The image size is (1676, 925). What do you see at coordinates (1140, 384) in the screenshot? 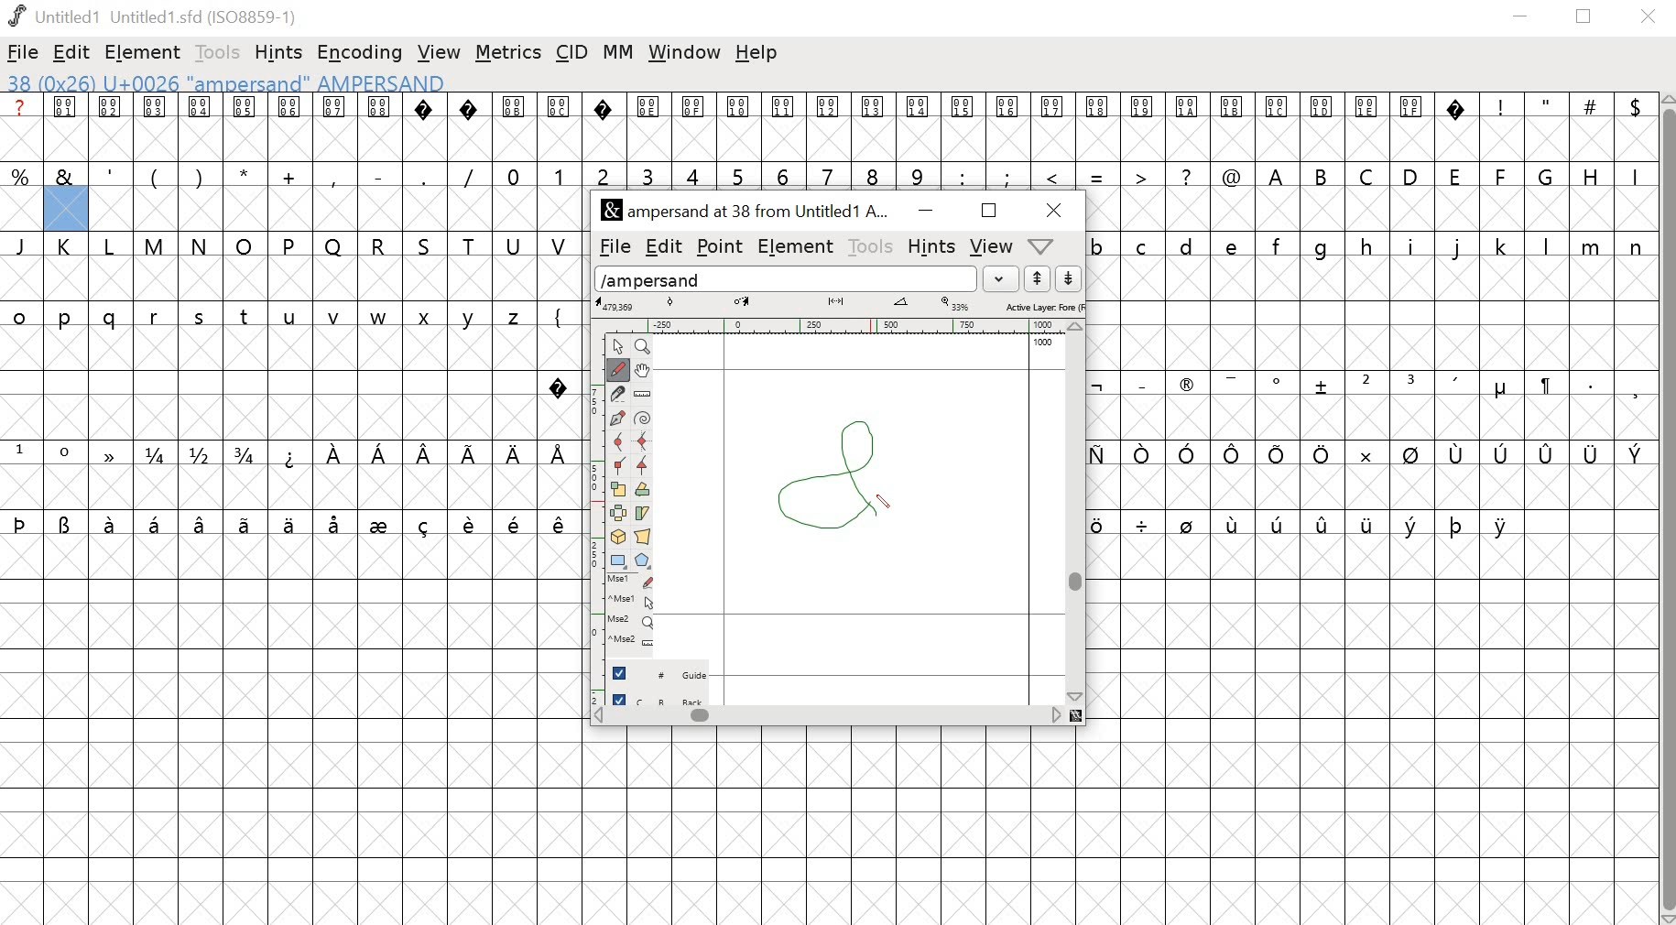
I see `_` at bounding box center [1140, 384].